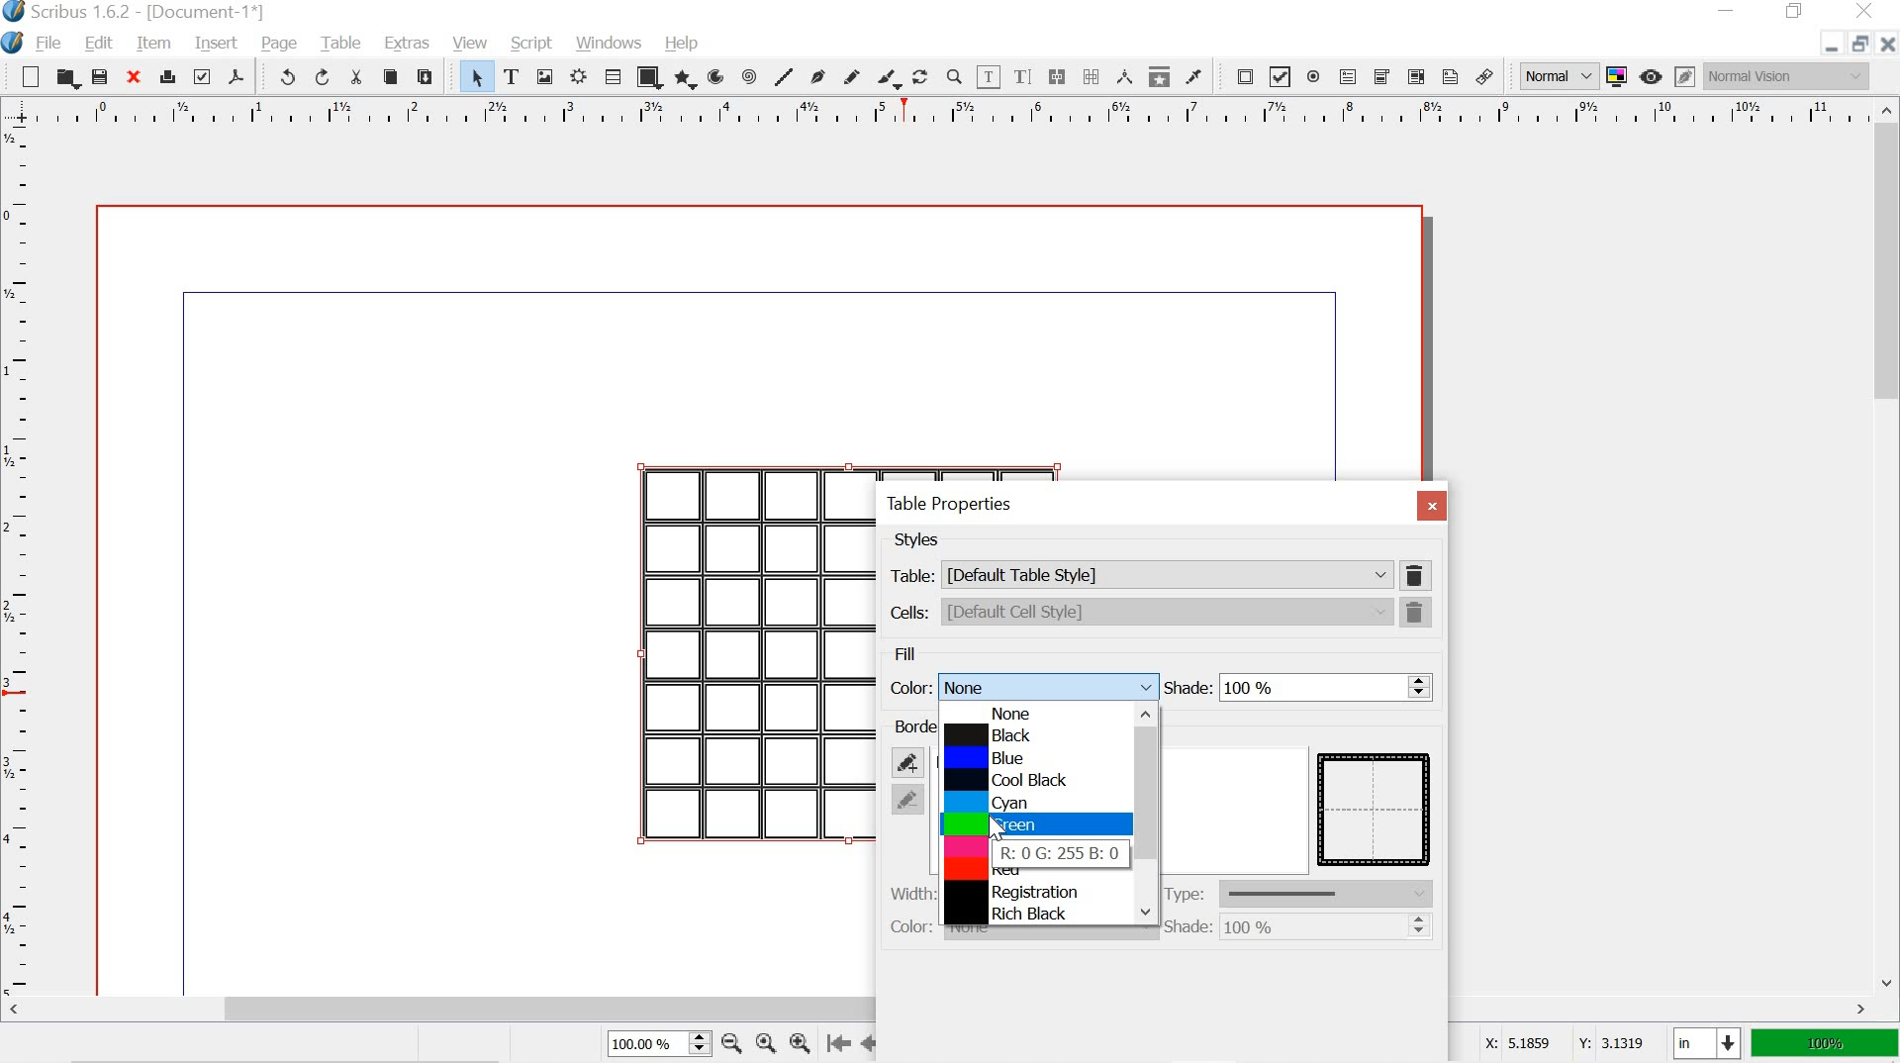 The width and height of the screenshot is (1900, 1063). Describe the element at coordinates (1056, 77) in the screenshot. I see `link text frames` at that location.